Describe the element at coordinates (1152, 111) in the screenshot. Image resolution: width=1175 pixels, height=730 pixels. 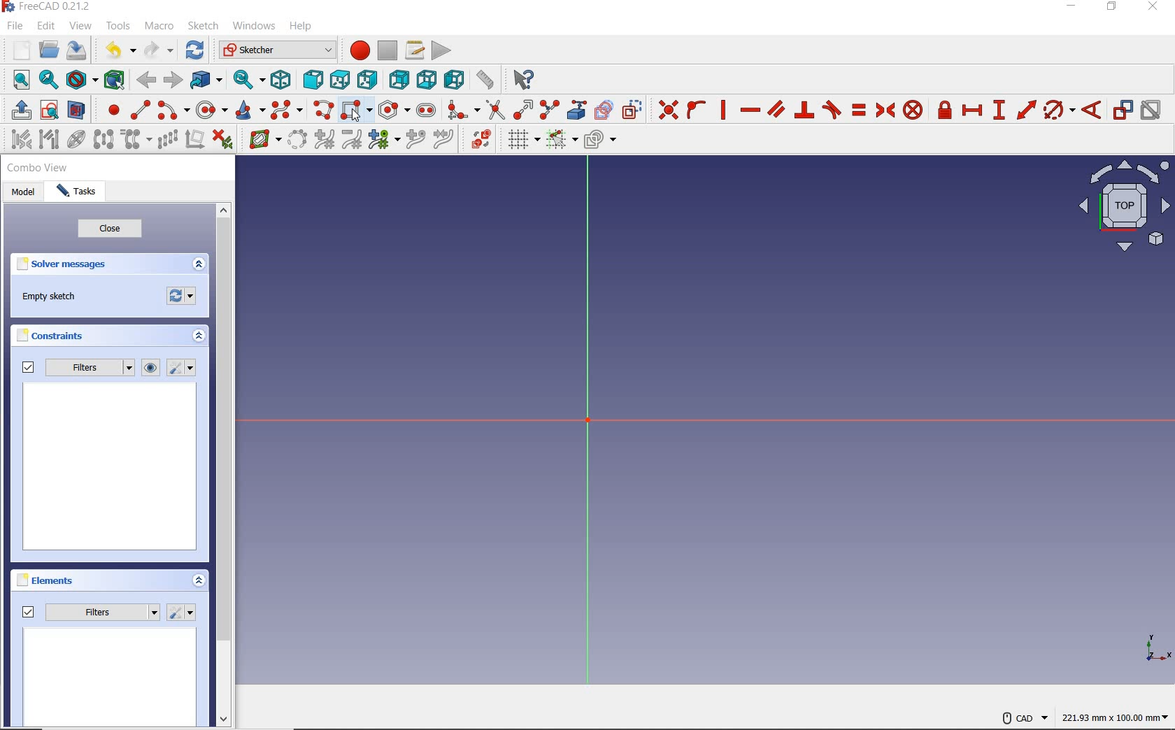
I see `activate/deactivate constraint` at that location.